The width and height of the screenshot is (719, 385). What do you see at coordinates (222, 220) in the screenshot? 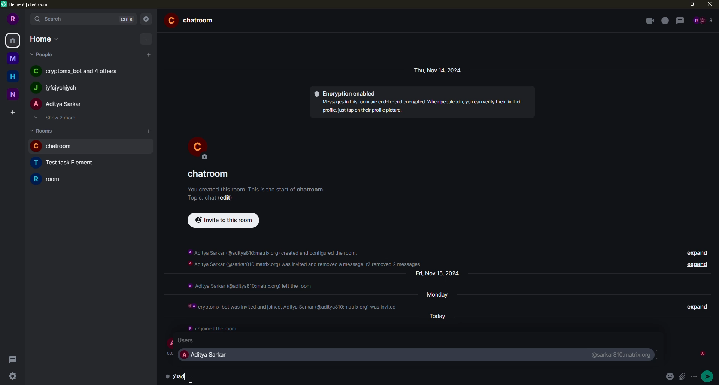
I see `invite to this room` at bounding box center [222, 220].